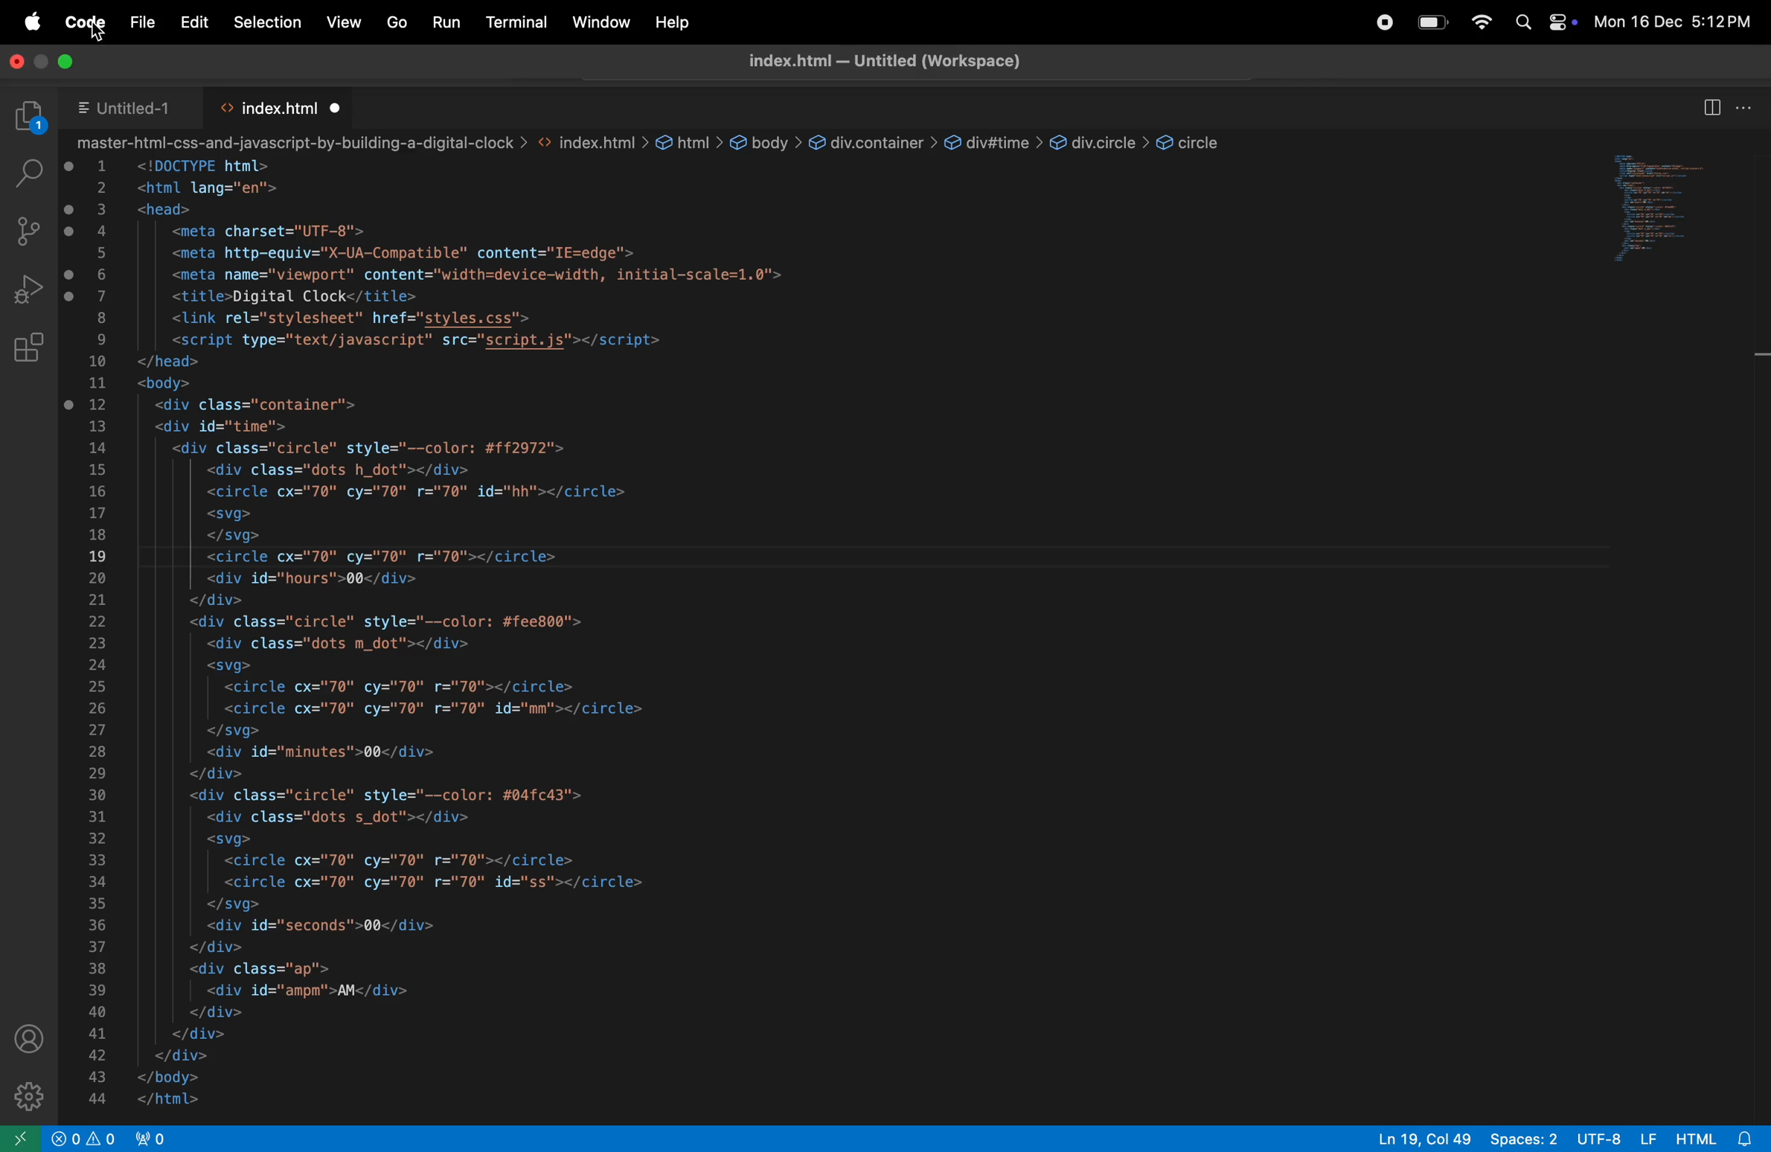  Describe the element at coordinates (29, 1137) in the screenshot. I see `open remote window` at that location.